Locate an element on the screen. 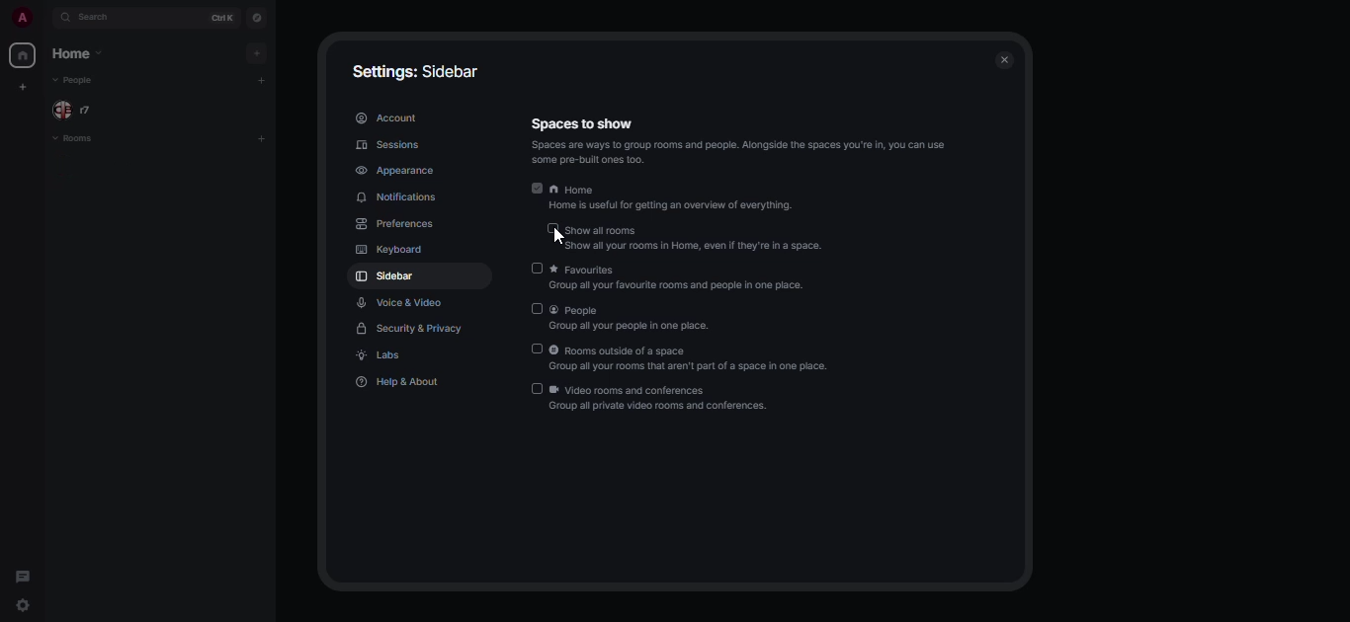 This screenshot has height=622, width=1350. home is located at coordinates (674, 197).